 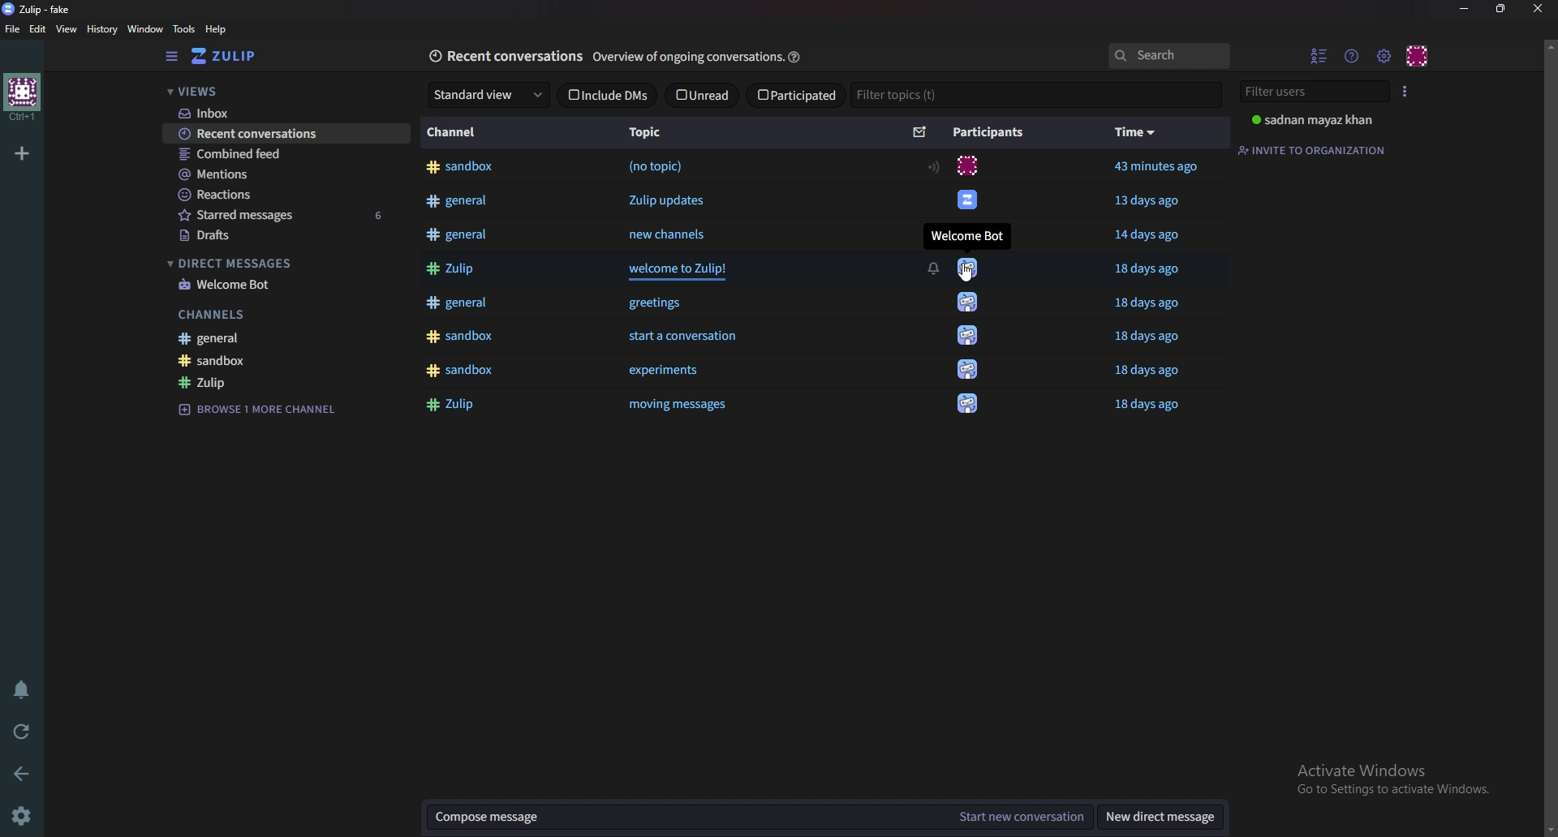 What do you see at coordinates (652, 132) in the screenshot?
I see `Topic` at bounding box center [652, 132].